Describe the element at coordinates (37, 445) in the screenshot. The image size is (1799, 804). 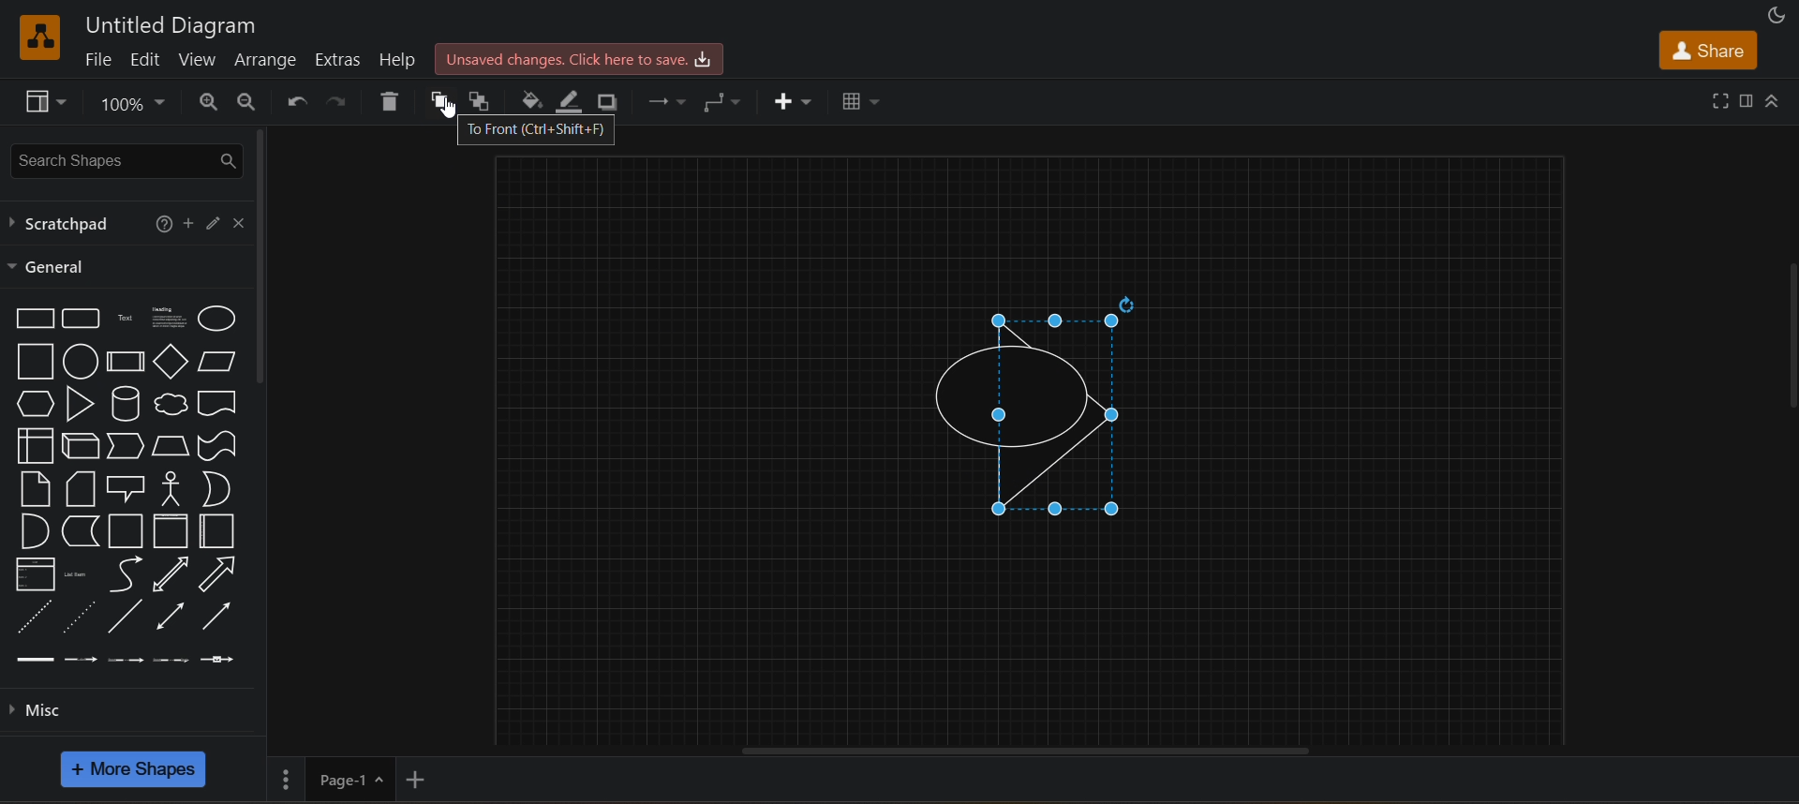
I see `internal storage` at that location.